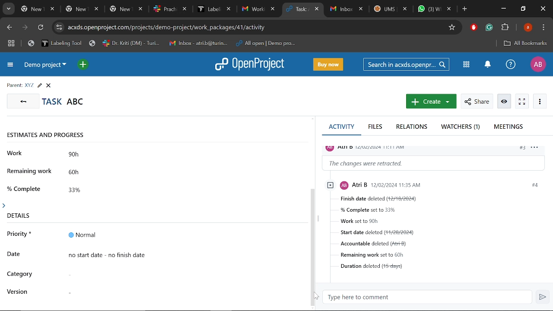  Describe the element at coordinates (10, 28) in the screenshot. I see `Previous page` at that location.